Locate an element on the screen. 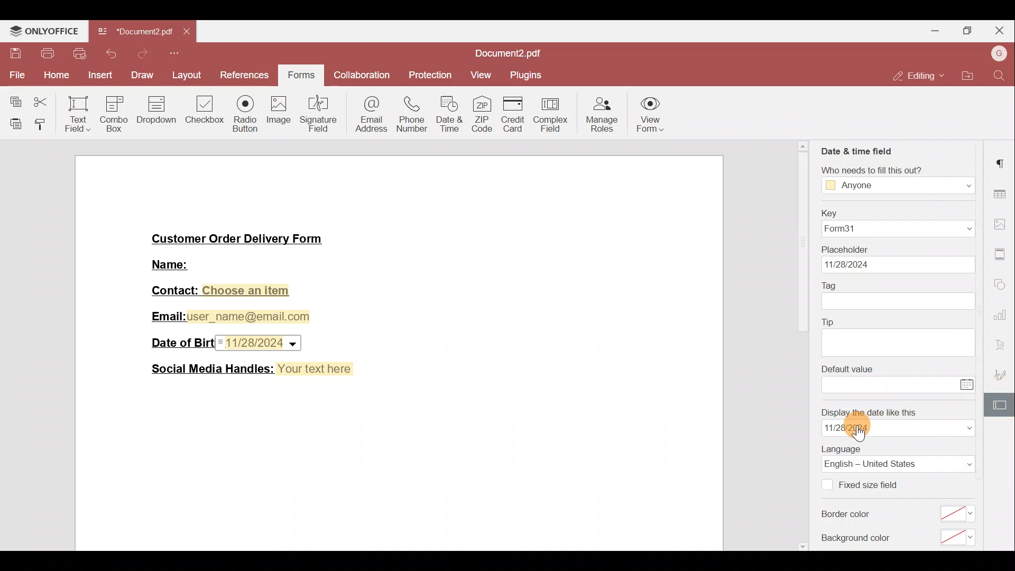 The height and width of the screenshot is (571, 1015). Redo is located at coordinates (139, 57).